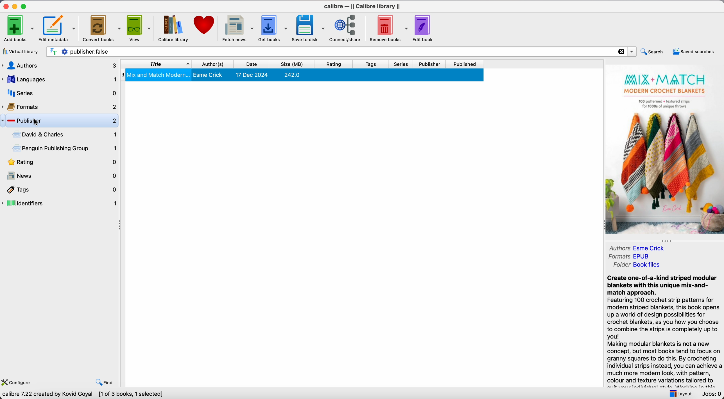 The height and width of the screenshot is (399, 724). I want to click on minimize, so click(15, 6).